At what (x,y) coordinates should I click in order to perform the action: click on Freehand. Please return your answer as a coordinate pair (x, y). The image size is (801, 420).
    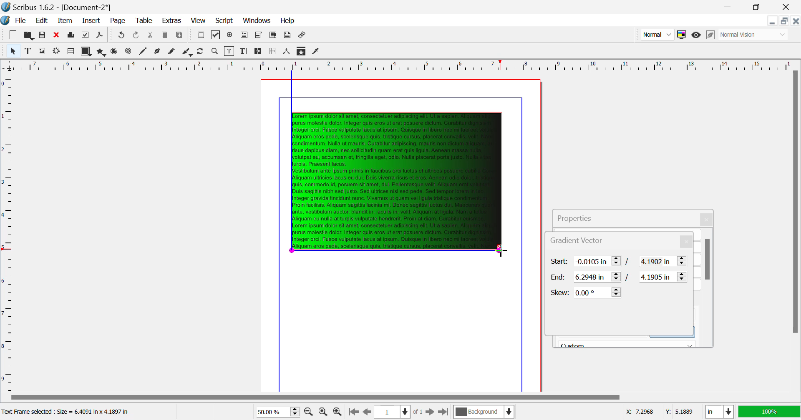
    Looking at the image, I should click on (173, 52).